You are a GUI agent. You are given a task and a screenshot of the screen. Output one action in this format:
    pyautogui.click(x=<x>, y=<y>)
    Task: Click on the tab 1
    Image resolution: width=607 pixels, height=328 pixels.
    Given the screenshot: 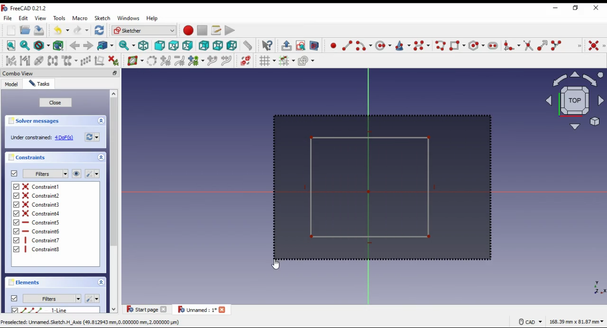 What is the action you would take?
    pyautogui.click(x=147, y=309)
    